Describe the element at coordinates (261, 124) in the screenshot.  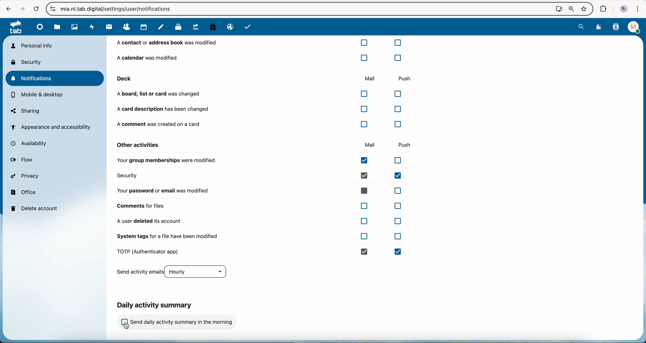
I see `a comment was created on a card` at that location.